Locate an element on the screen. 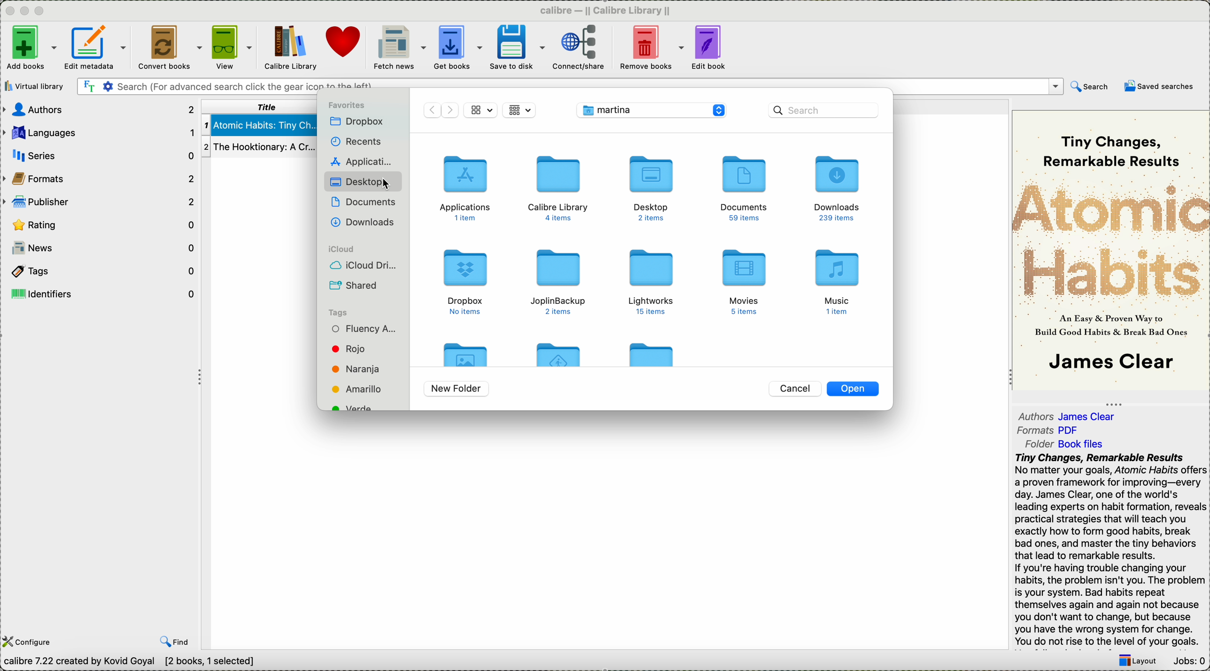 The width and height of the screenshot is (1210, 671). close program is located at coordinates (8, 10).